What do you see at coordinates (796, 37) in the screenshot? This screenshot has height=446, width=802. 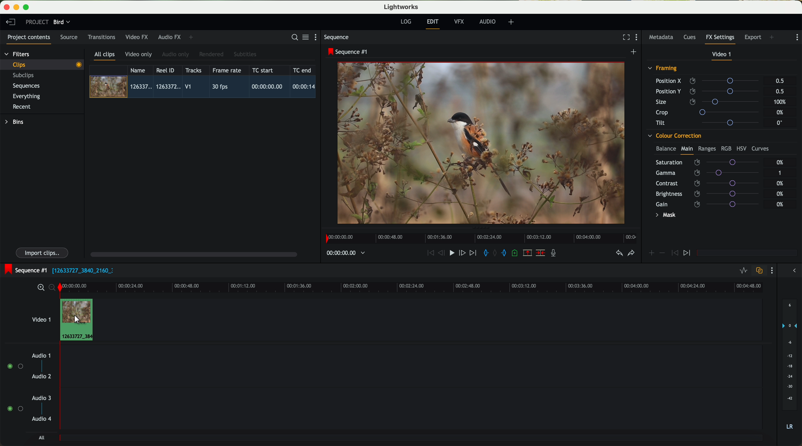 I see `show settings menu` at bounding box center [796, 37].